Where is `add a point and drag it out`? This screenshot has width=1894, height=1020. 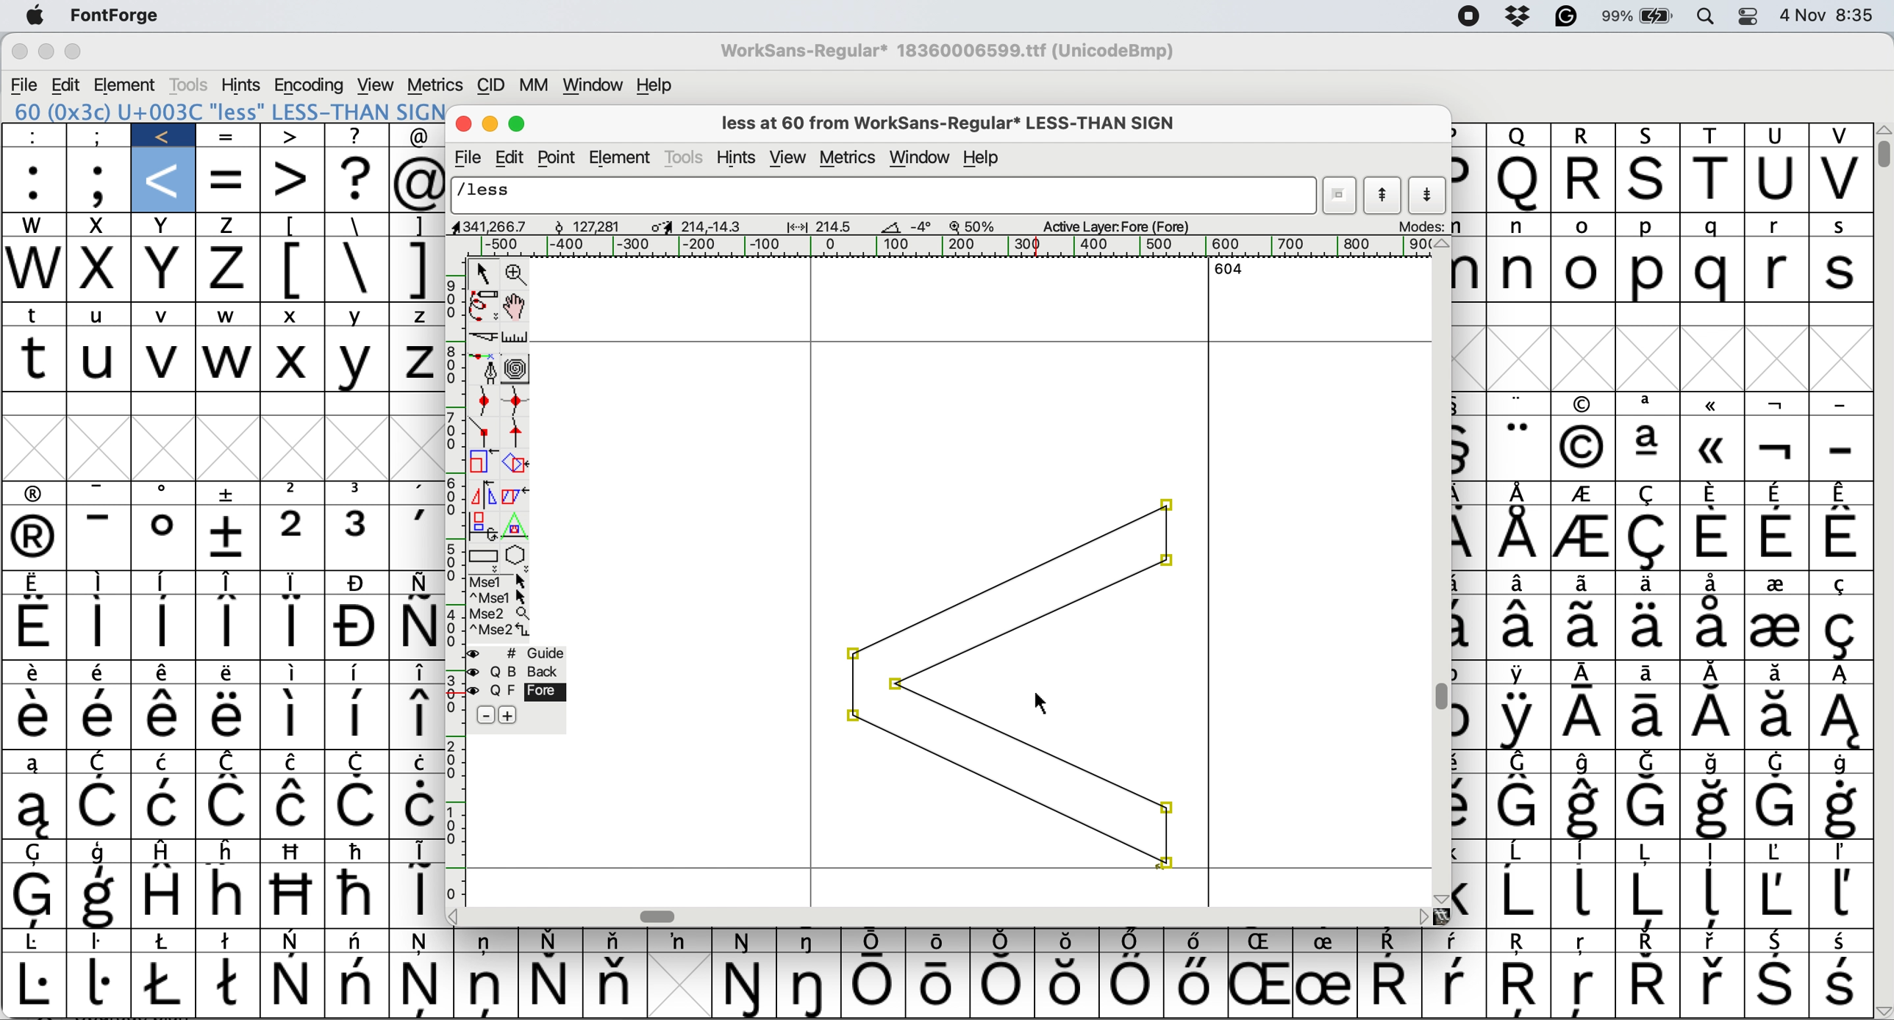
add a point and drag it out is located at coordinates (487, 370).